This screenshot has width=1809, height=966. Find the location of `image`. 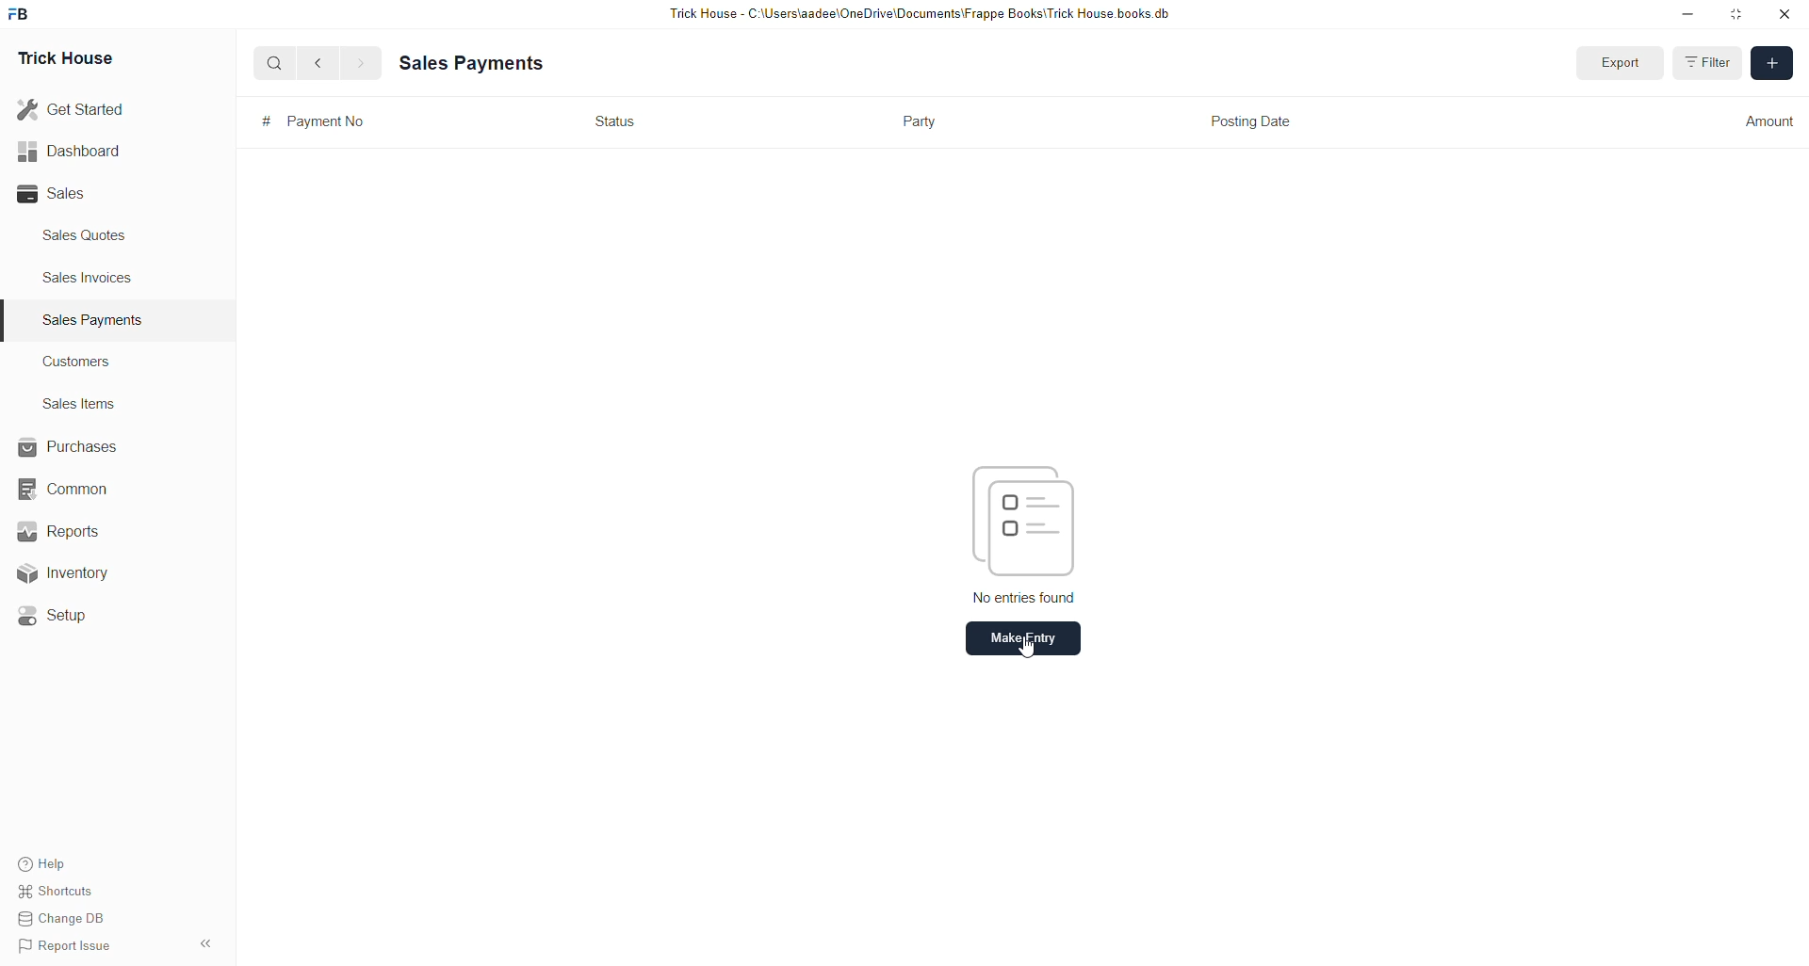

image is located at coordinates (1025, 521).